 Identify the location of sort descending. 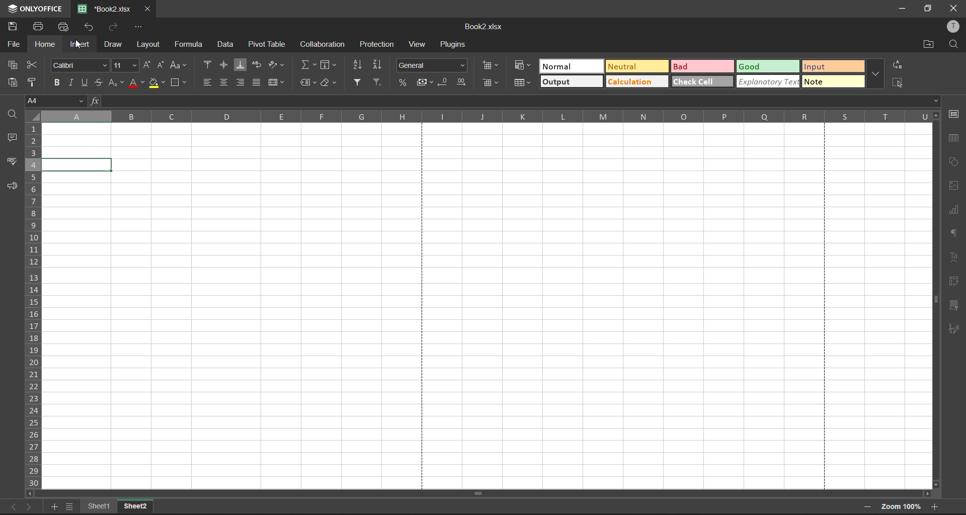
(381, 65).